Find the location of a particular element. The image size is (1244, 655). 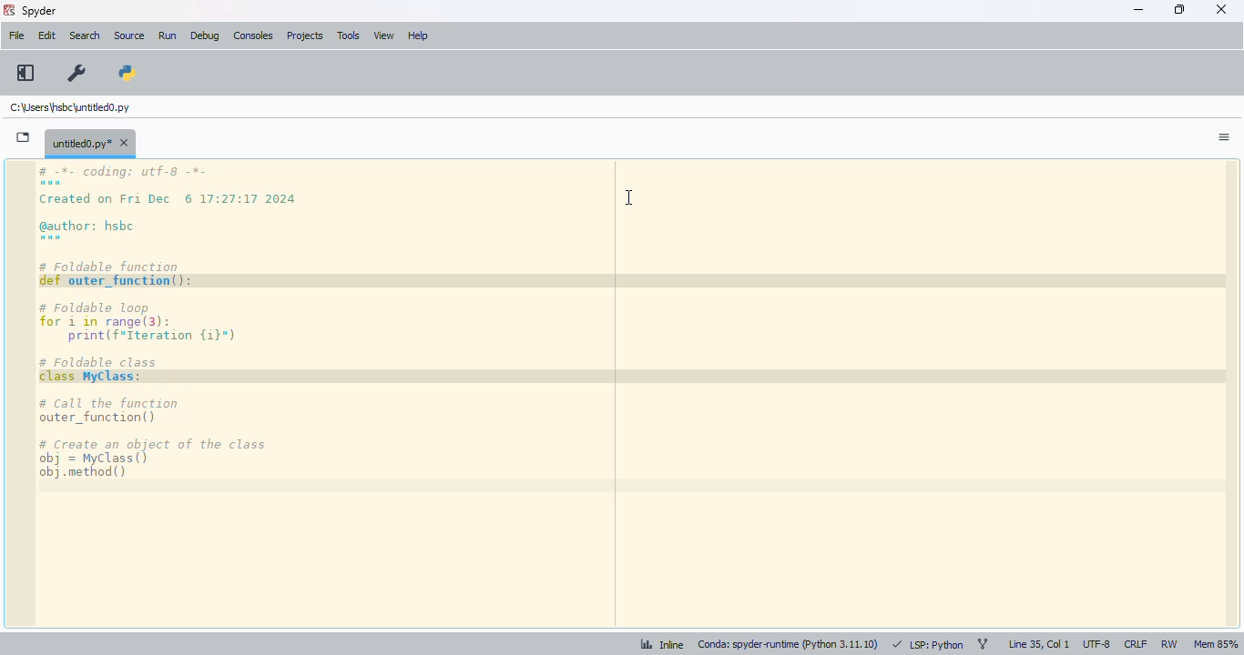

options is located at coordinates (1225, 137).